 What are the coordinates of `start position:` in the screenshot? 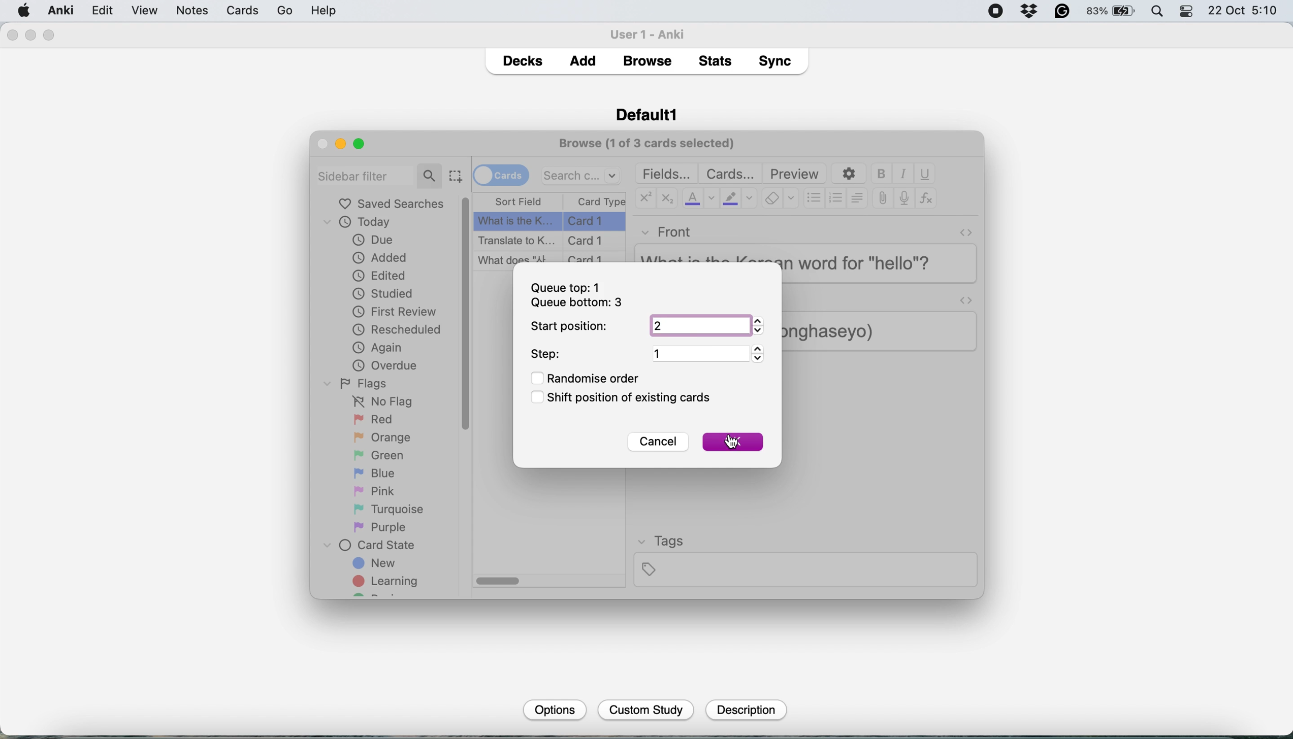 It's located at (570, 326).